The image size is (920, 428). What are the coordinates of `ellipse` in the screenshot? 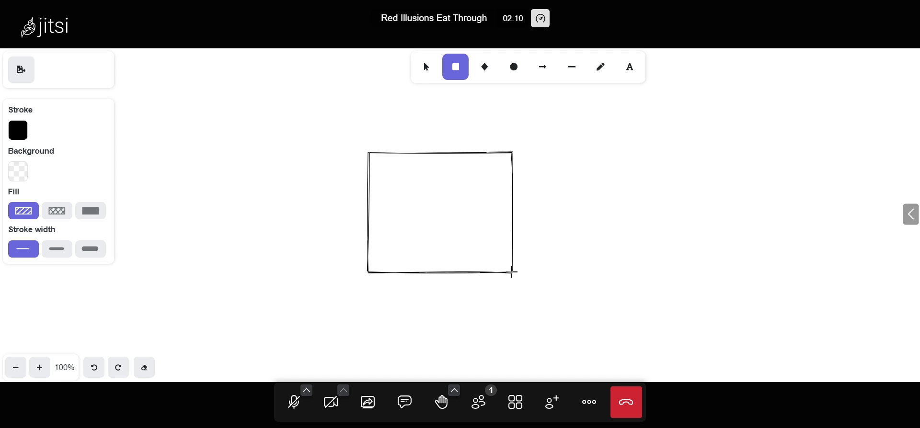 It's located at (514, 65).